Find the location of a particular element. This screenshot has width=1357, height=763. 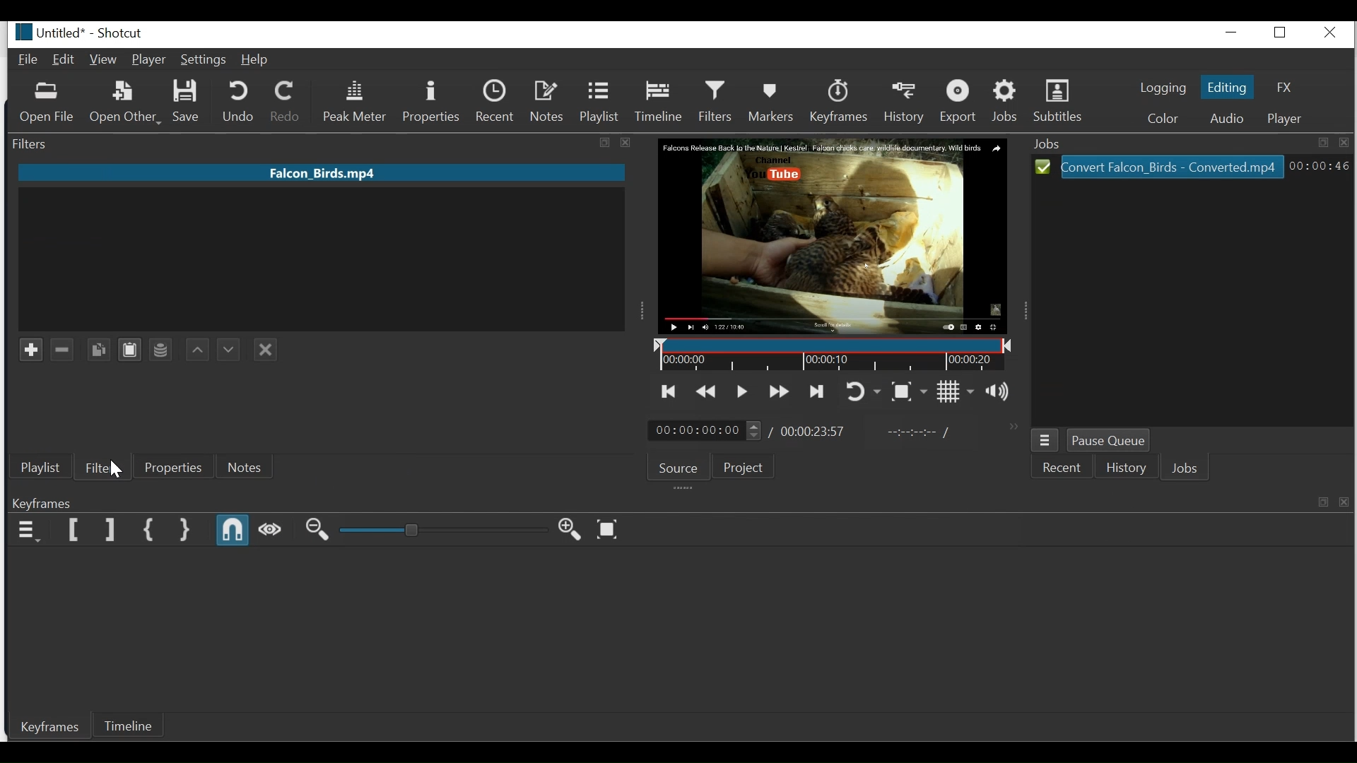

Pointer is located at coordinates (118, 466).